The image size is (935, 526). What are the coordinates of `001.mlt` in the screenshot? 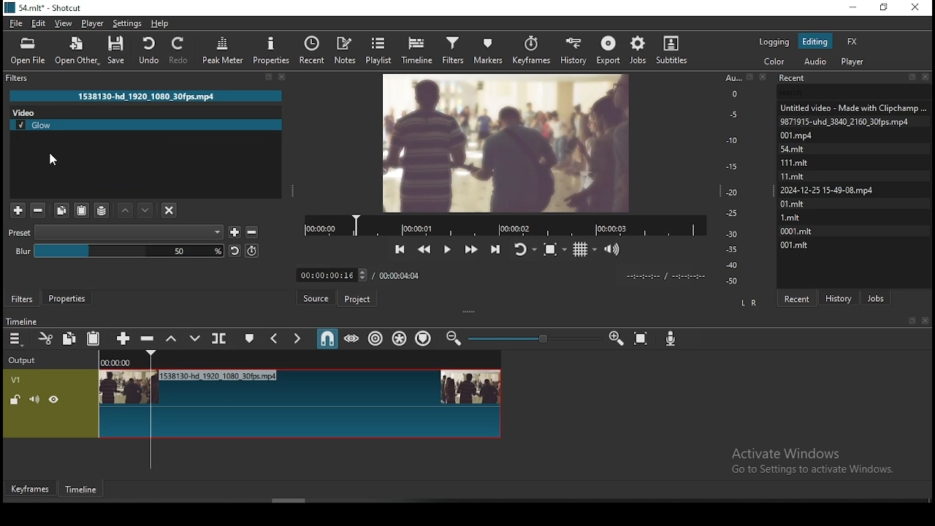 It's located at (794, 245).